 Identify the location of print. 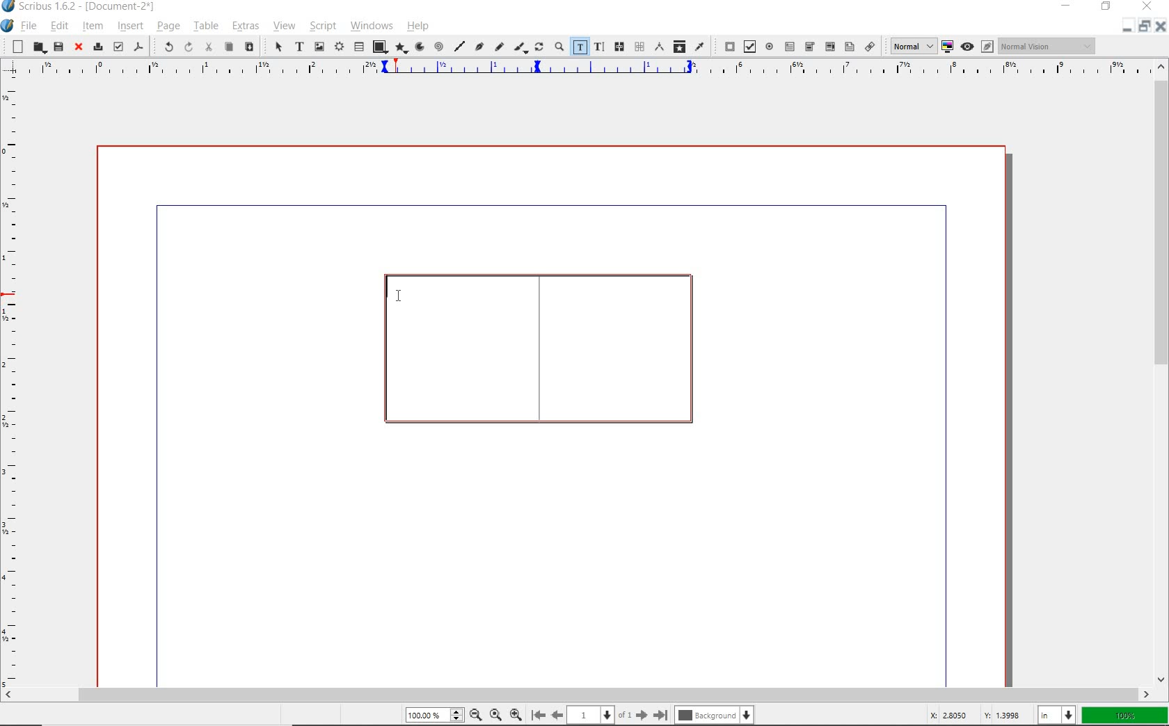
(97, 47).